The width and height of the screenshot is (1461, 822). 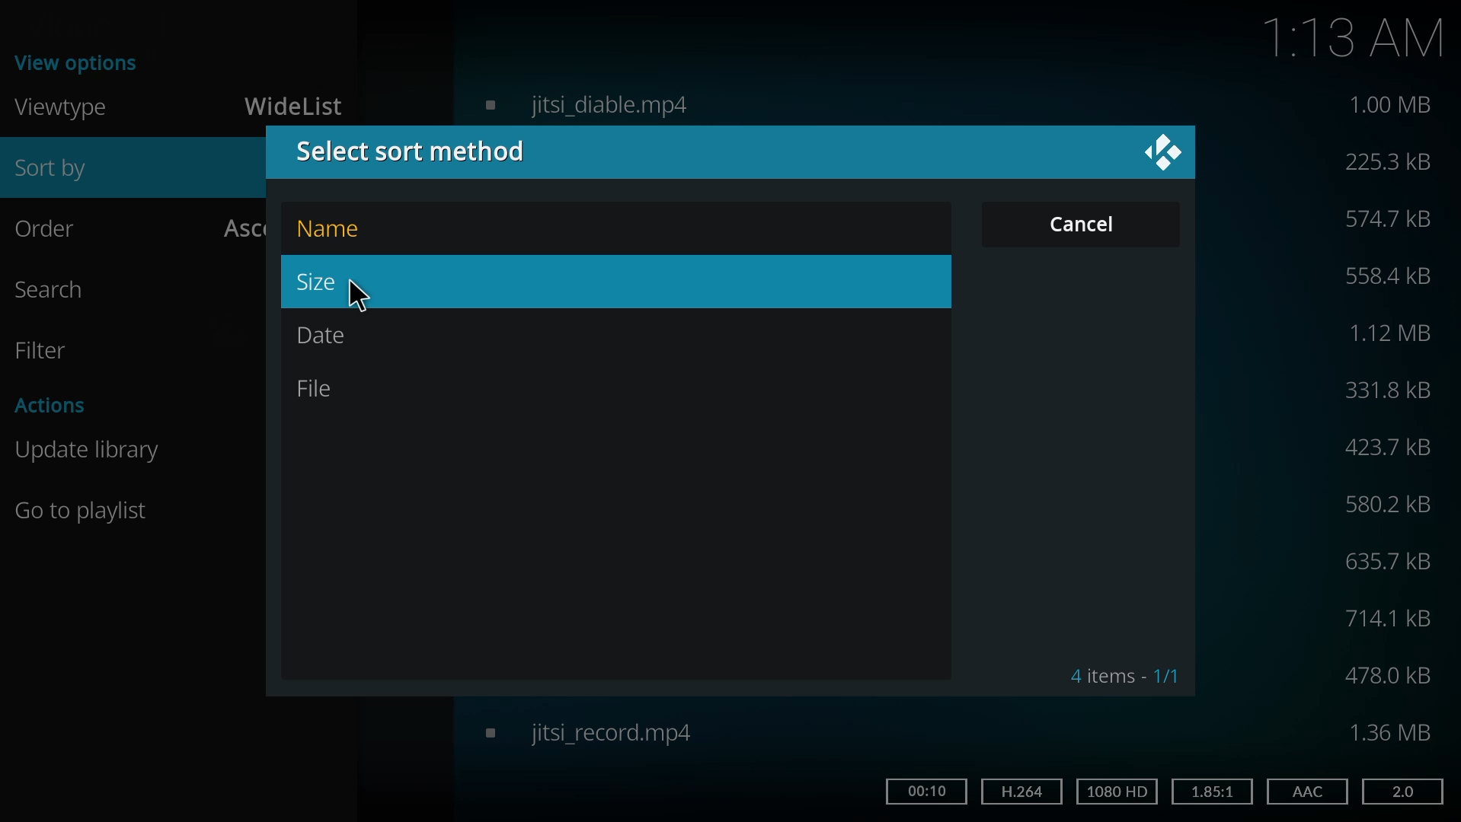 What do you see at coordinates (1213, 789) in the screenshot?
I see `1` at bounding box center [1213, 789].